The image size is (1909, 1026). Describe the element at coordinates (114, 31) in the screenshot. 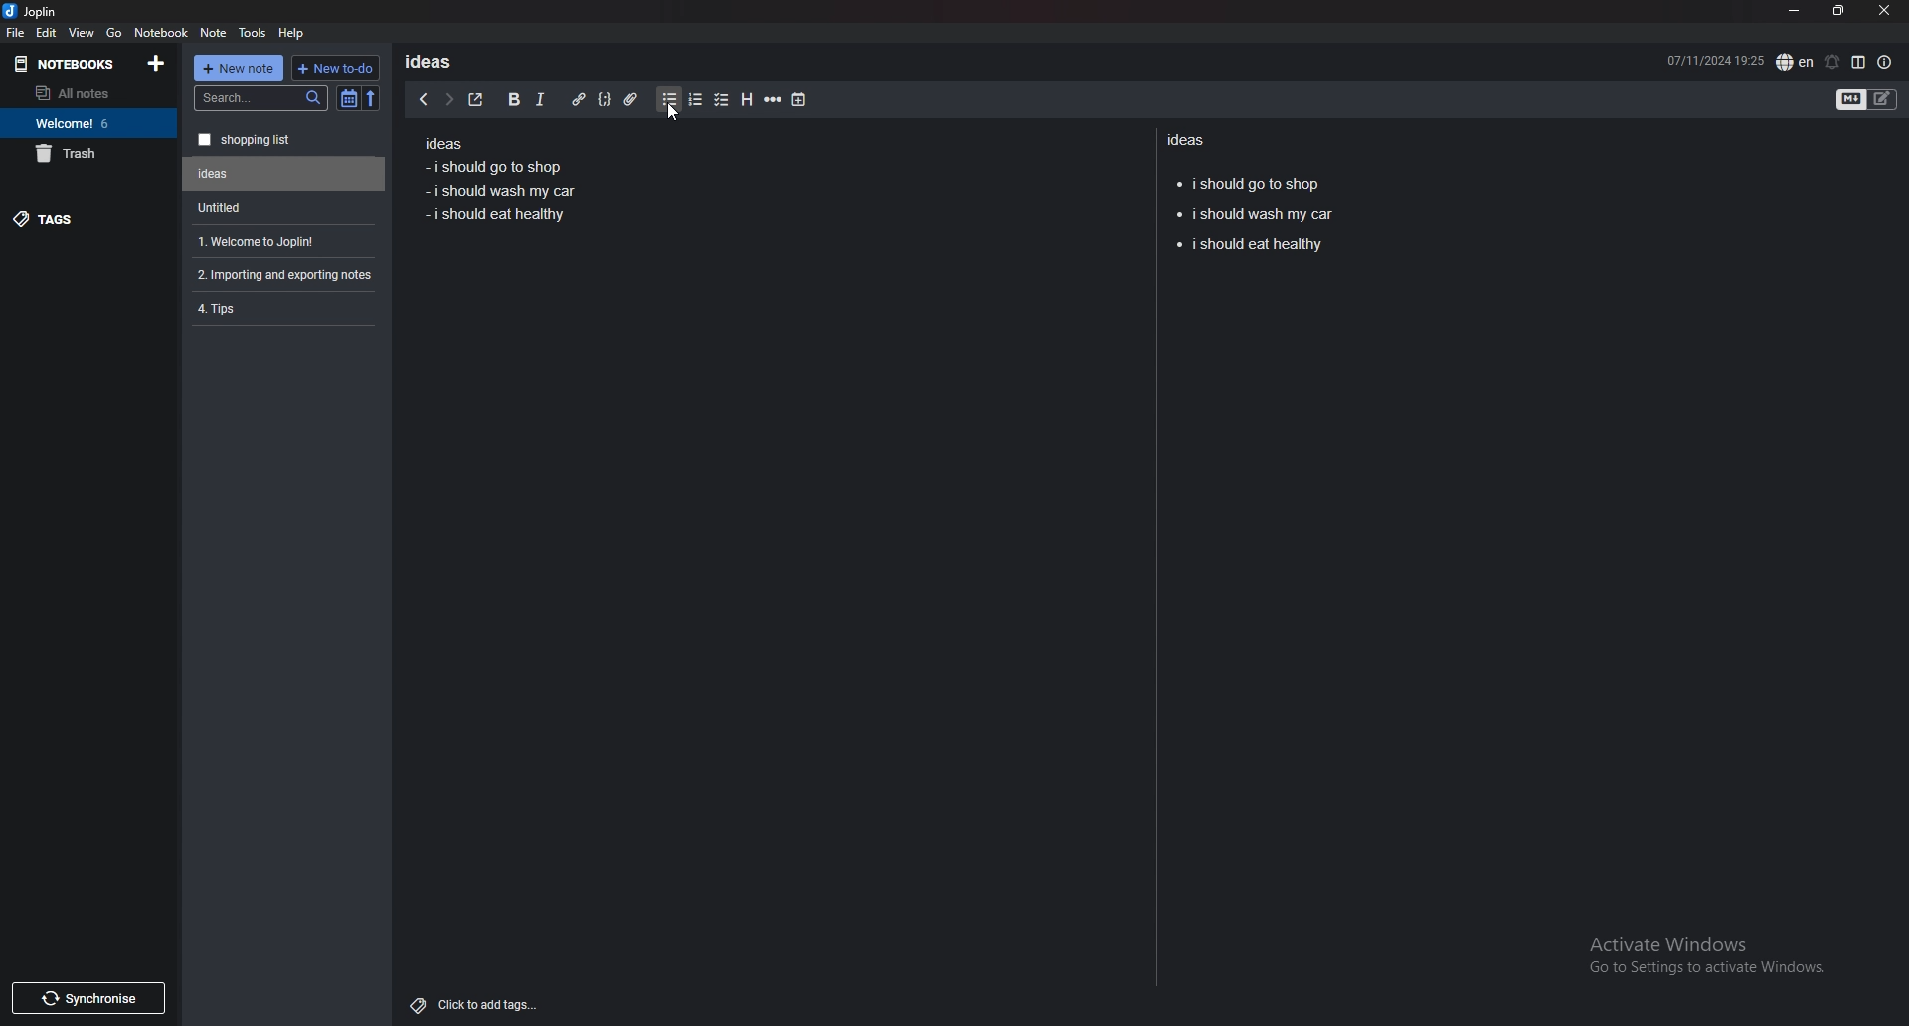

I see `go` at that location.